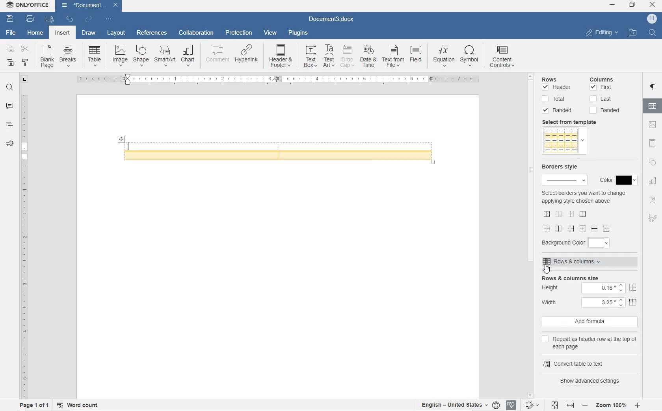 Image resolution: width=662 pixels, height=411 pixels. I want to click on Banded, so click(607, 110).